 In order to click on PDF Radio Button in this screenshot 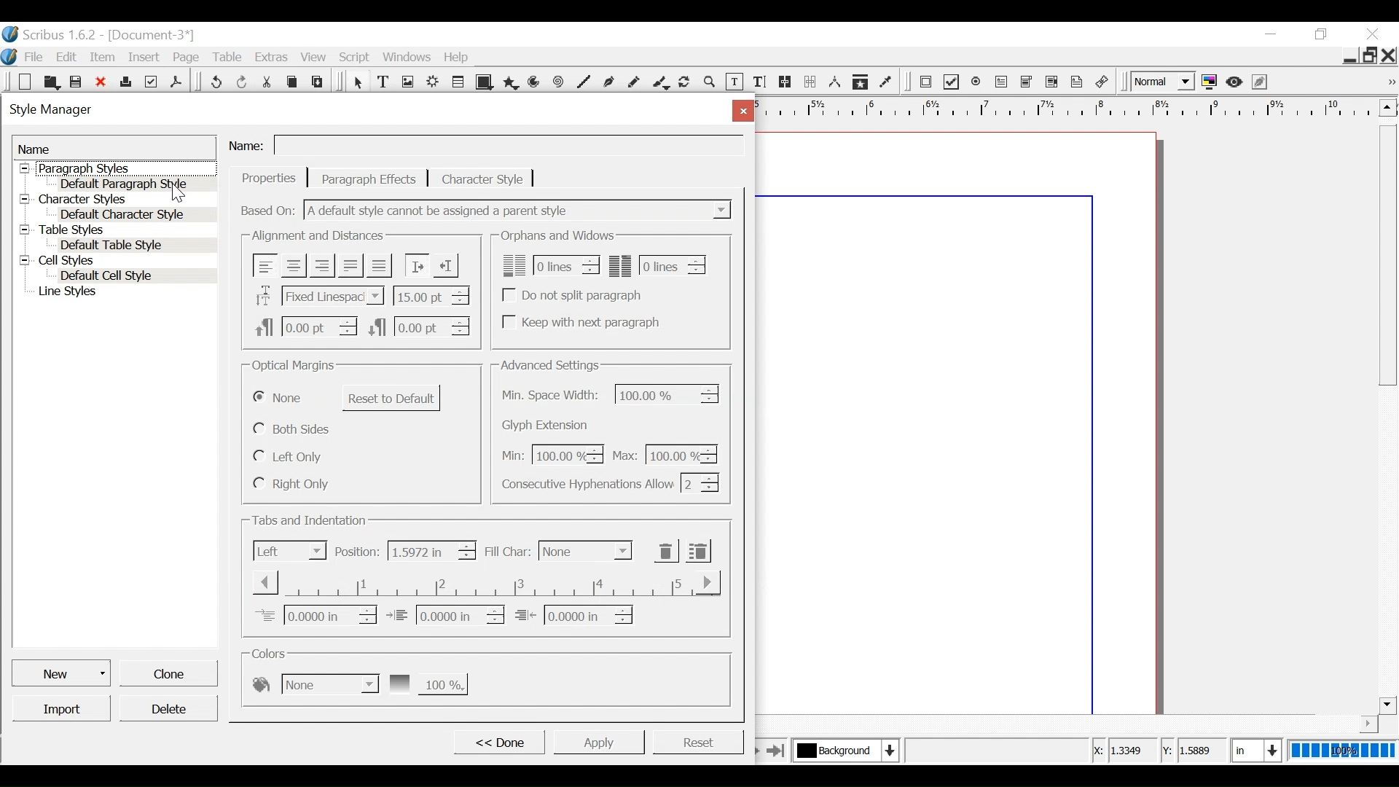, I will do `click(977, 82)`.